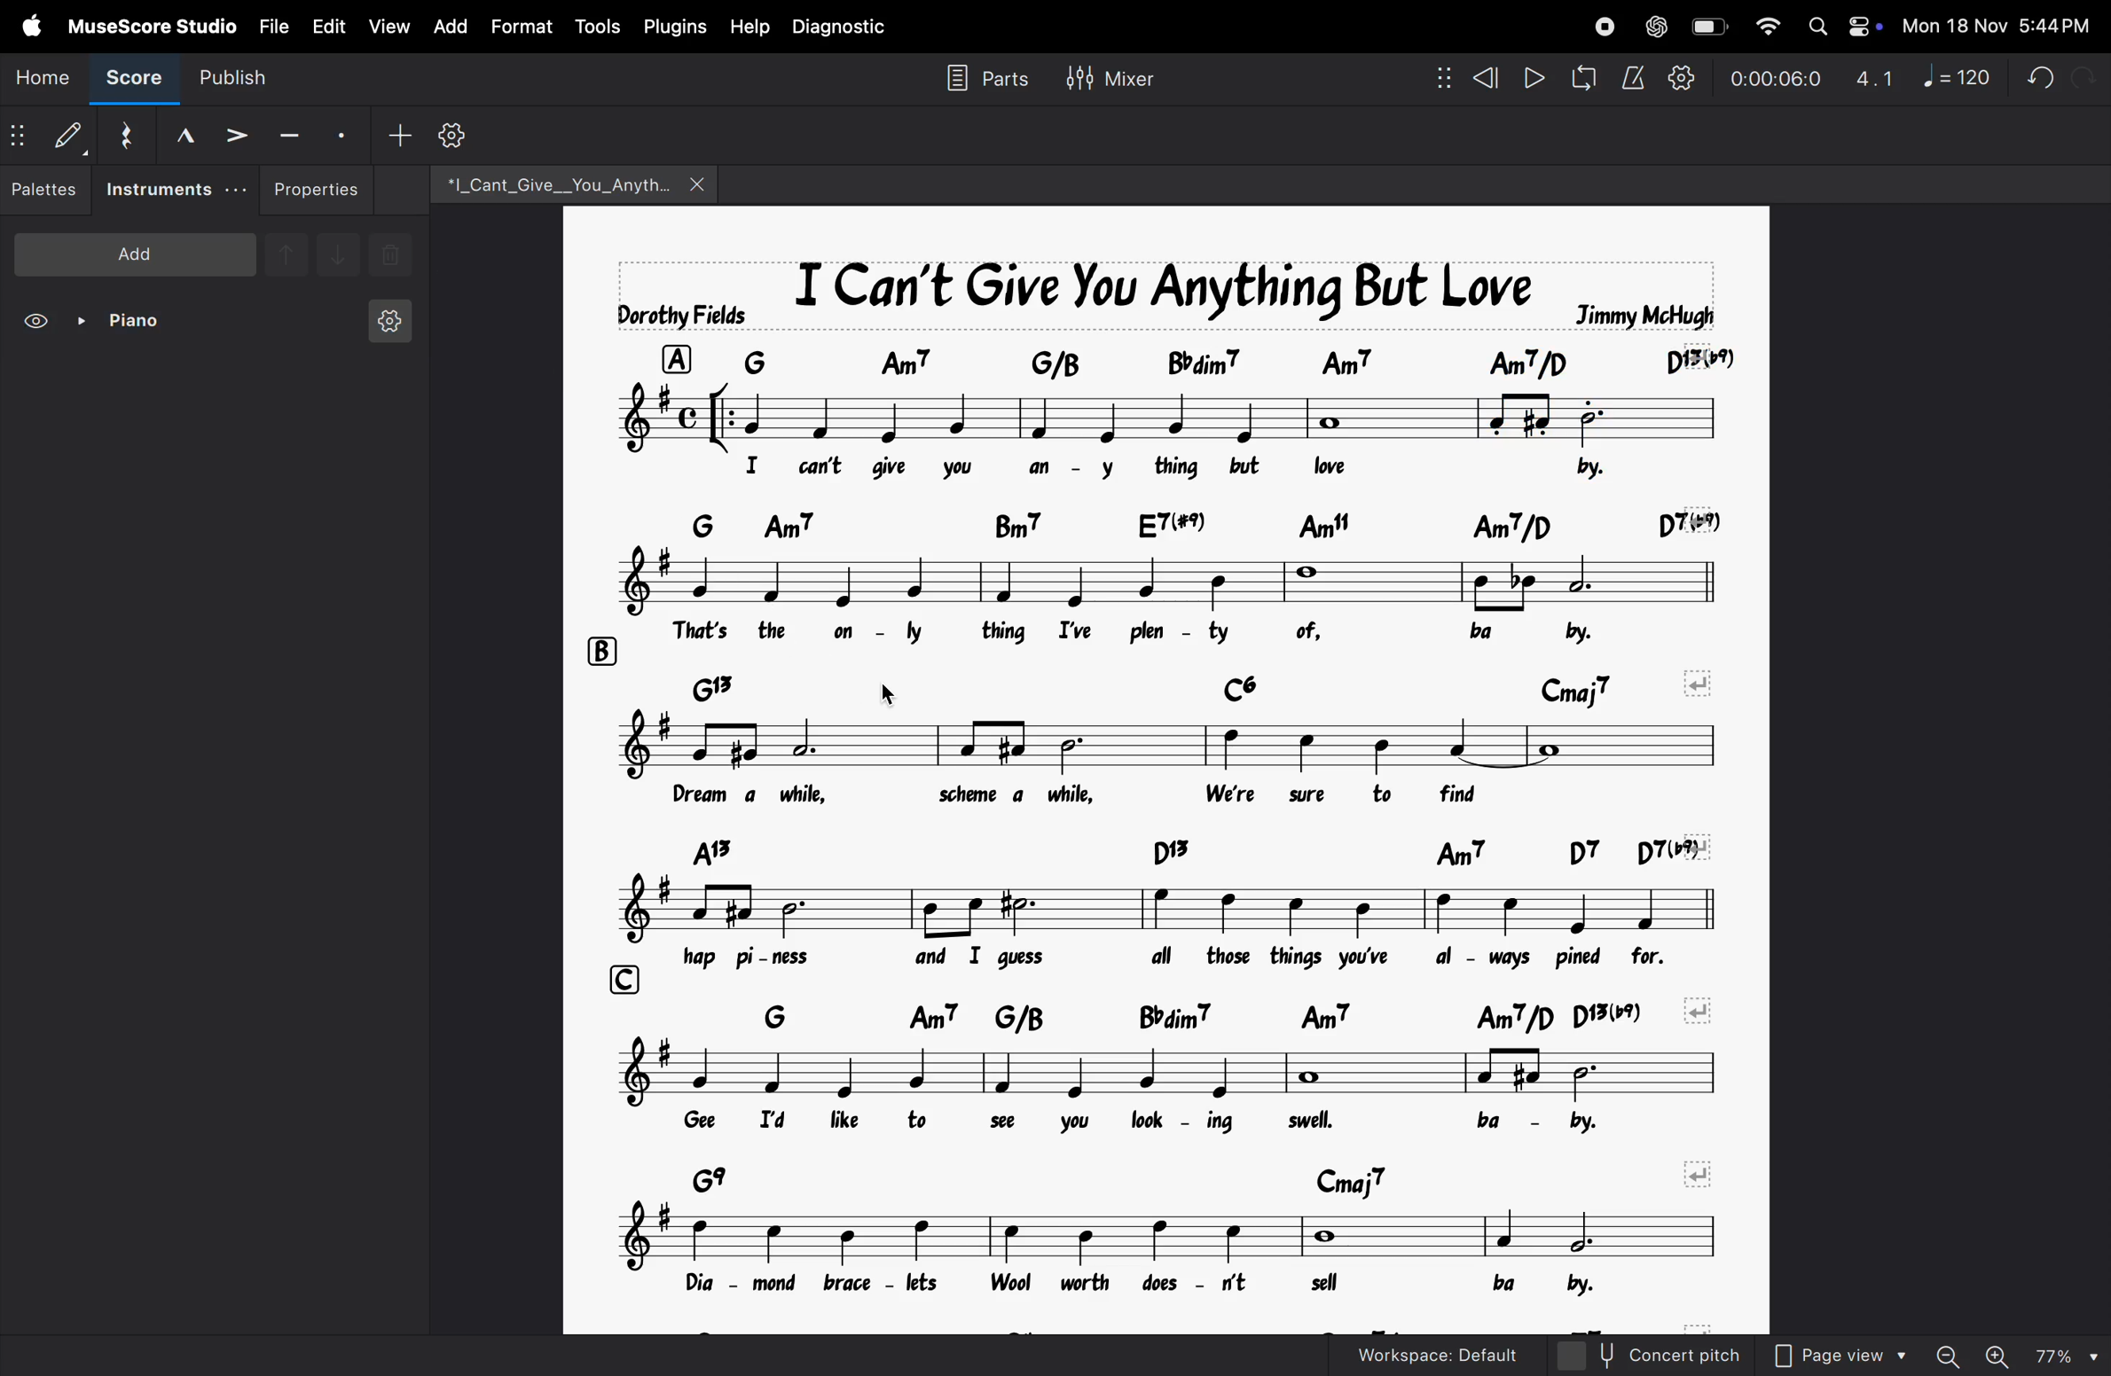 The width and height of the screenshot is (2111, 1376). Describe the element at coordinates (1188, 1175) in the screenshot. I see `chord symbols` at that location.